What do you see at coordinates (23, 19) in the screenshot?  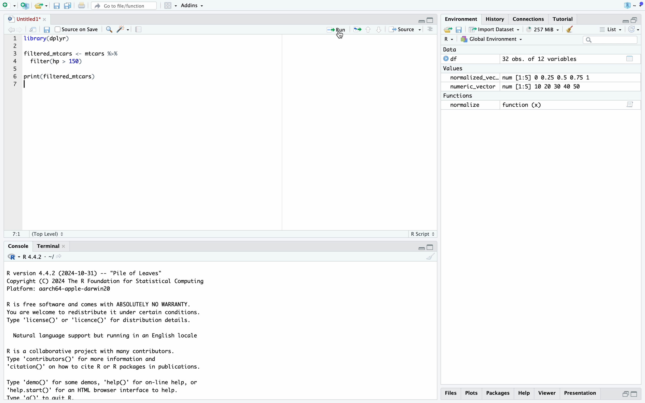 I see `Untitled1` at bounding box center [23, 19].